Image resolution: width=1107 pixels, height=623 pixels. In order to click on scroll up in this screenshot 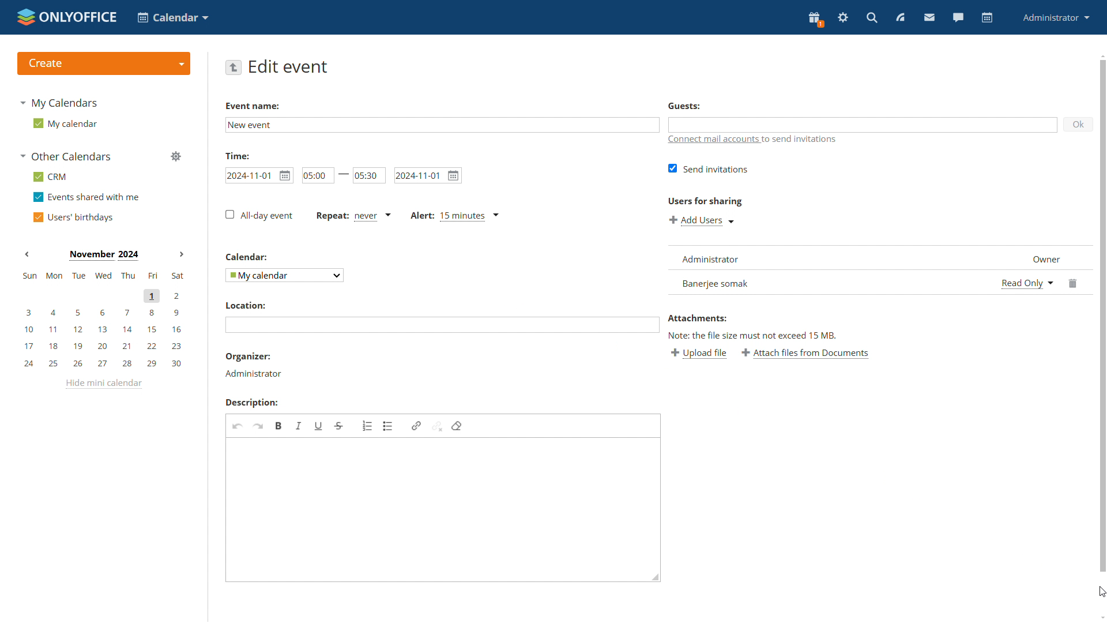, I will do `click(1102, 56)`.